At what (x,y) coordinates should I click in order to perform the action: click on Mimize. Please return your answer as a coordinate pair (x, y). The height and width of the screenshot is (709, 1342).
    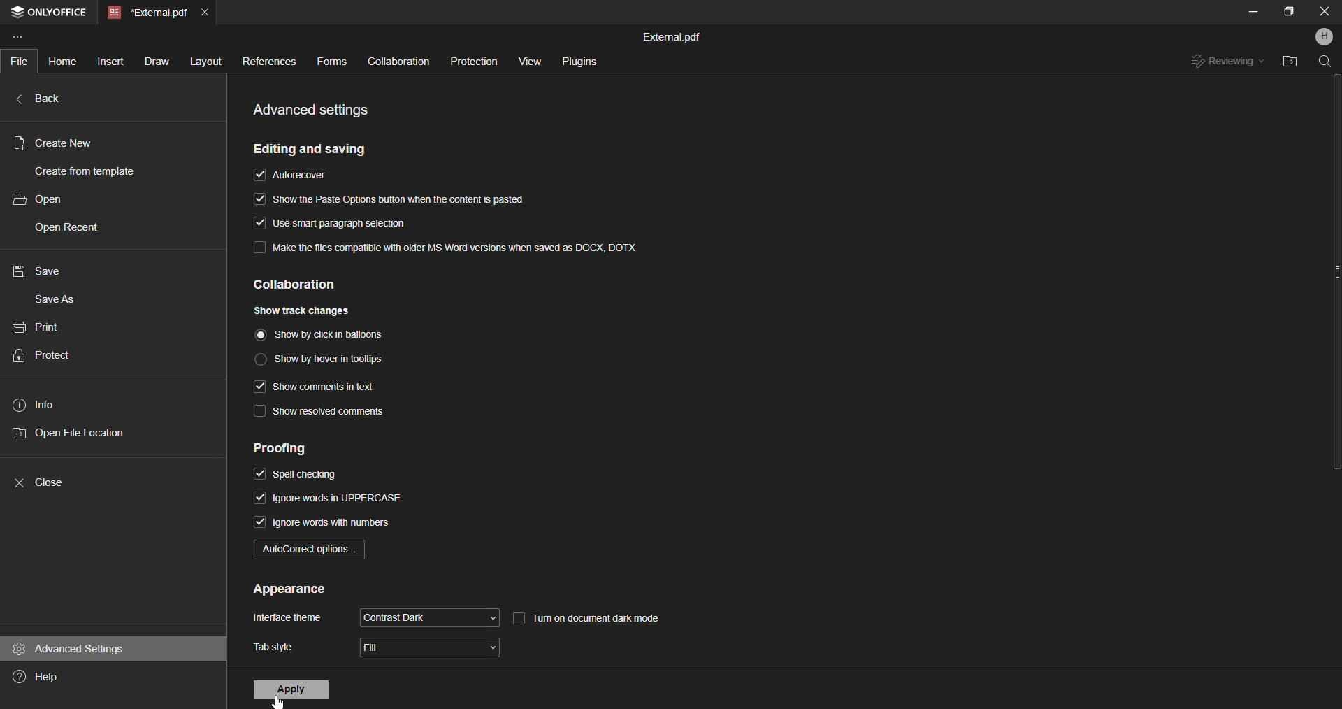
    Looking at the image, I should click on (1253, 12).